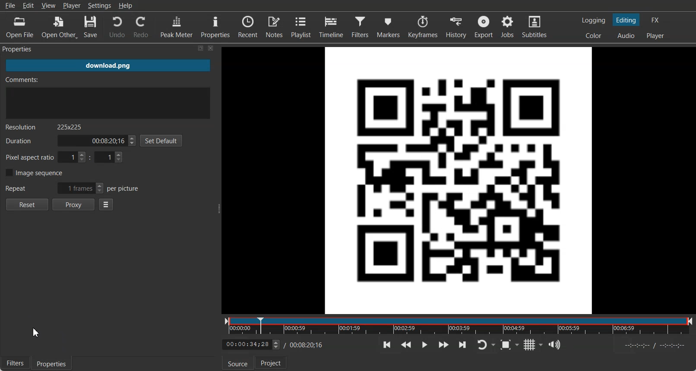 This screenshot has width=696, height=371. Describe the element at coordinates (238, 363) in the screenshot. I see `Source` at that location.